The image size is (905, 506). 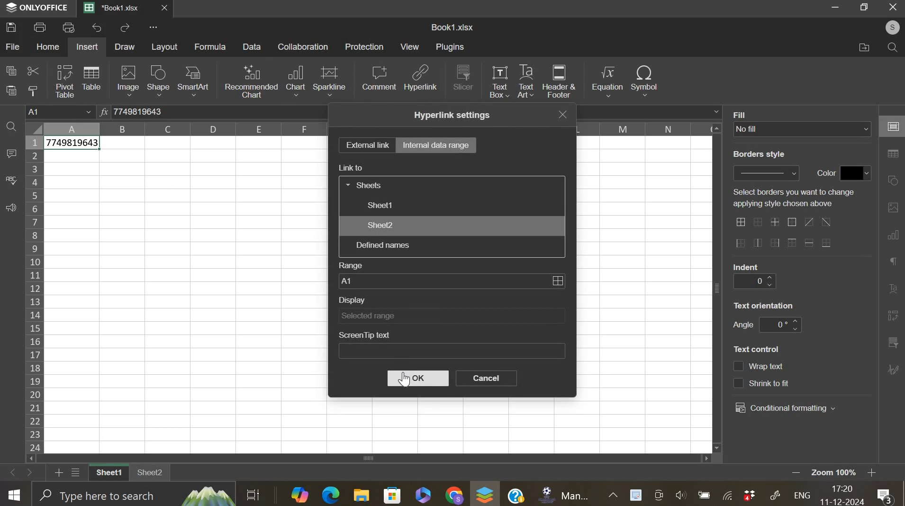 I want to click on equation, so click(x=606, y=81).